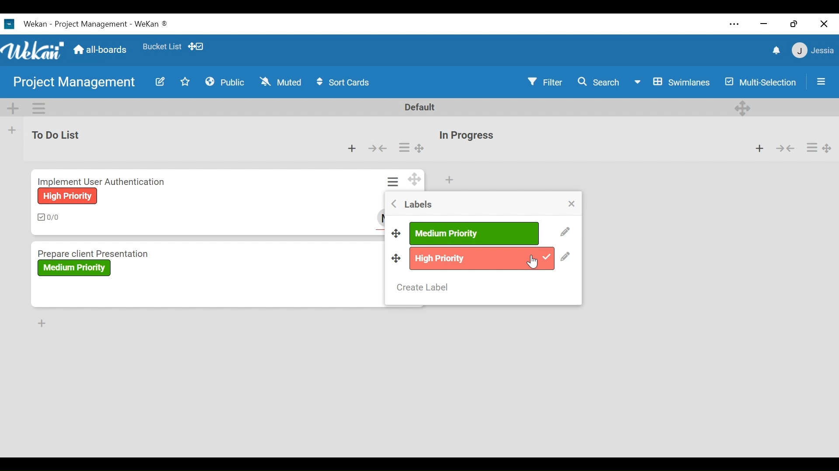 The height and width of the screenshot is (471, 839). What do you see at coordinates (38, 322) in the screenshot?
I see `Add card to Bottom of the list` at bounding box center [38, 322].